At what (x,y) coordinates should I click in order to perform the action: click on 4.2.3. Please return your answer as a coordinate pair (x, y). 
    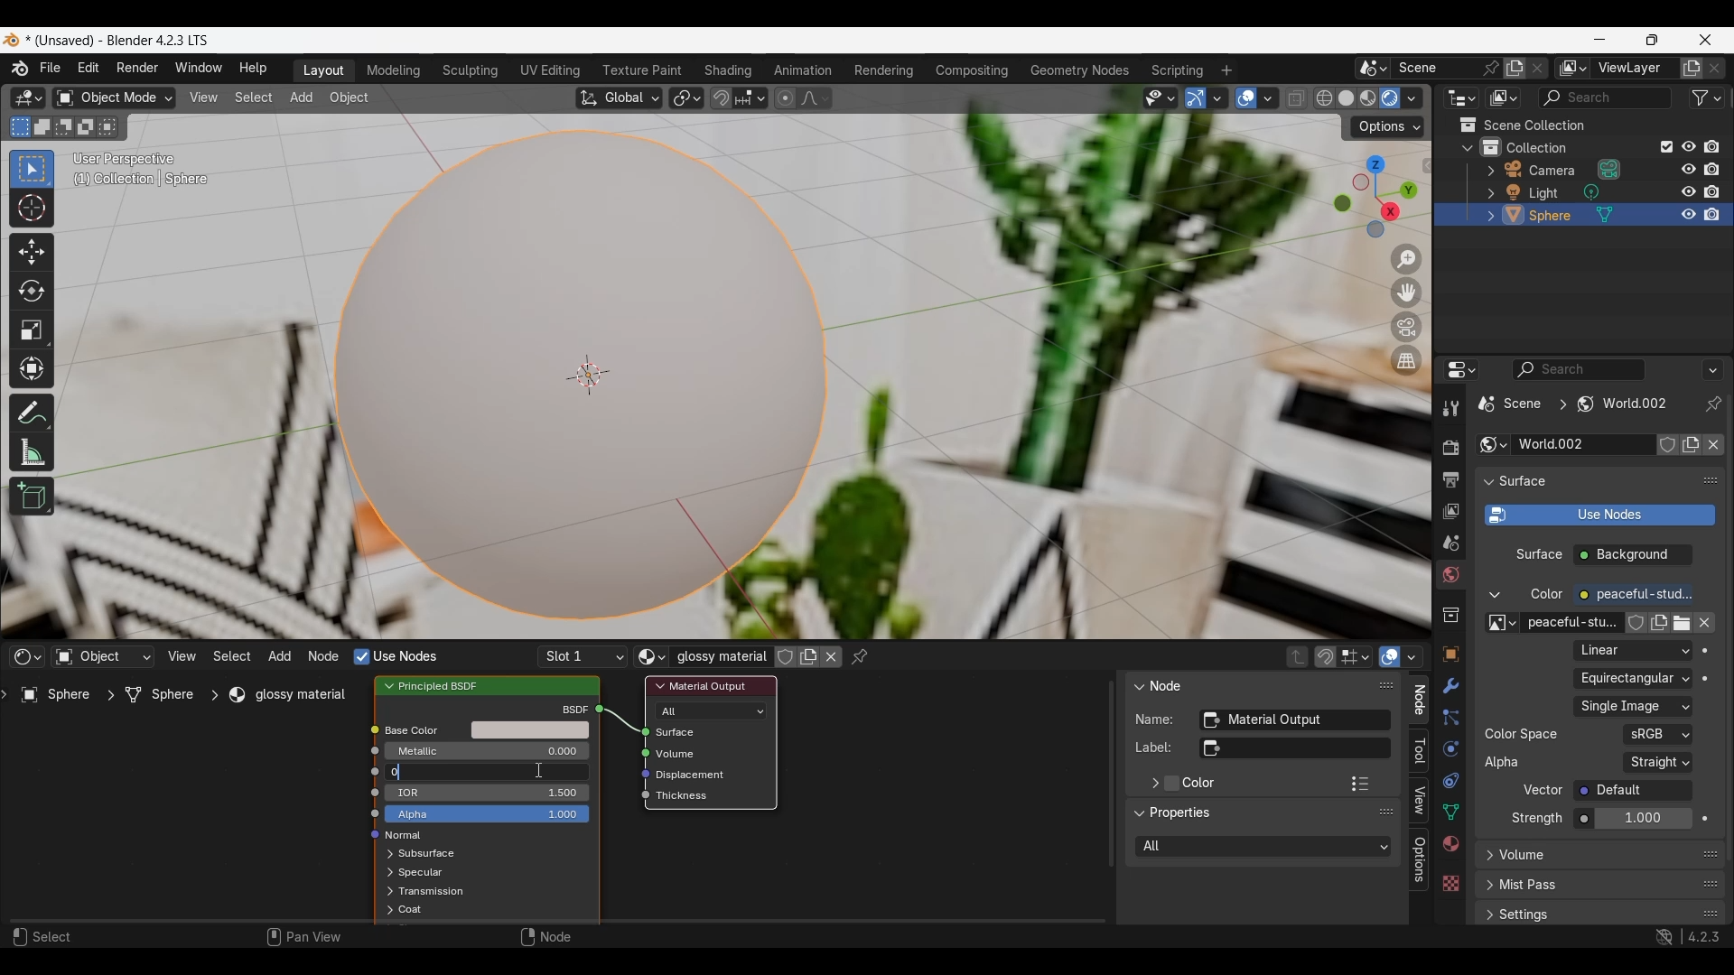
    Looking at the image, I should click on (1704, 936).